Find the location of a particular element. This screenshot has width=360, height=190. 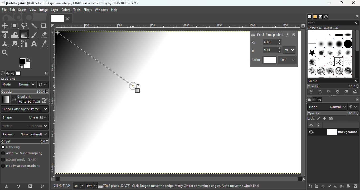

Lock alpha channel is located at coordinates (332, 119).